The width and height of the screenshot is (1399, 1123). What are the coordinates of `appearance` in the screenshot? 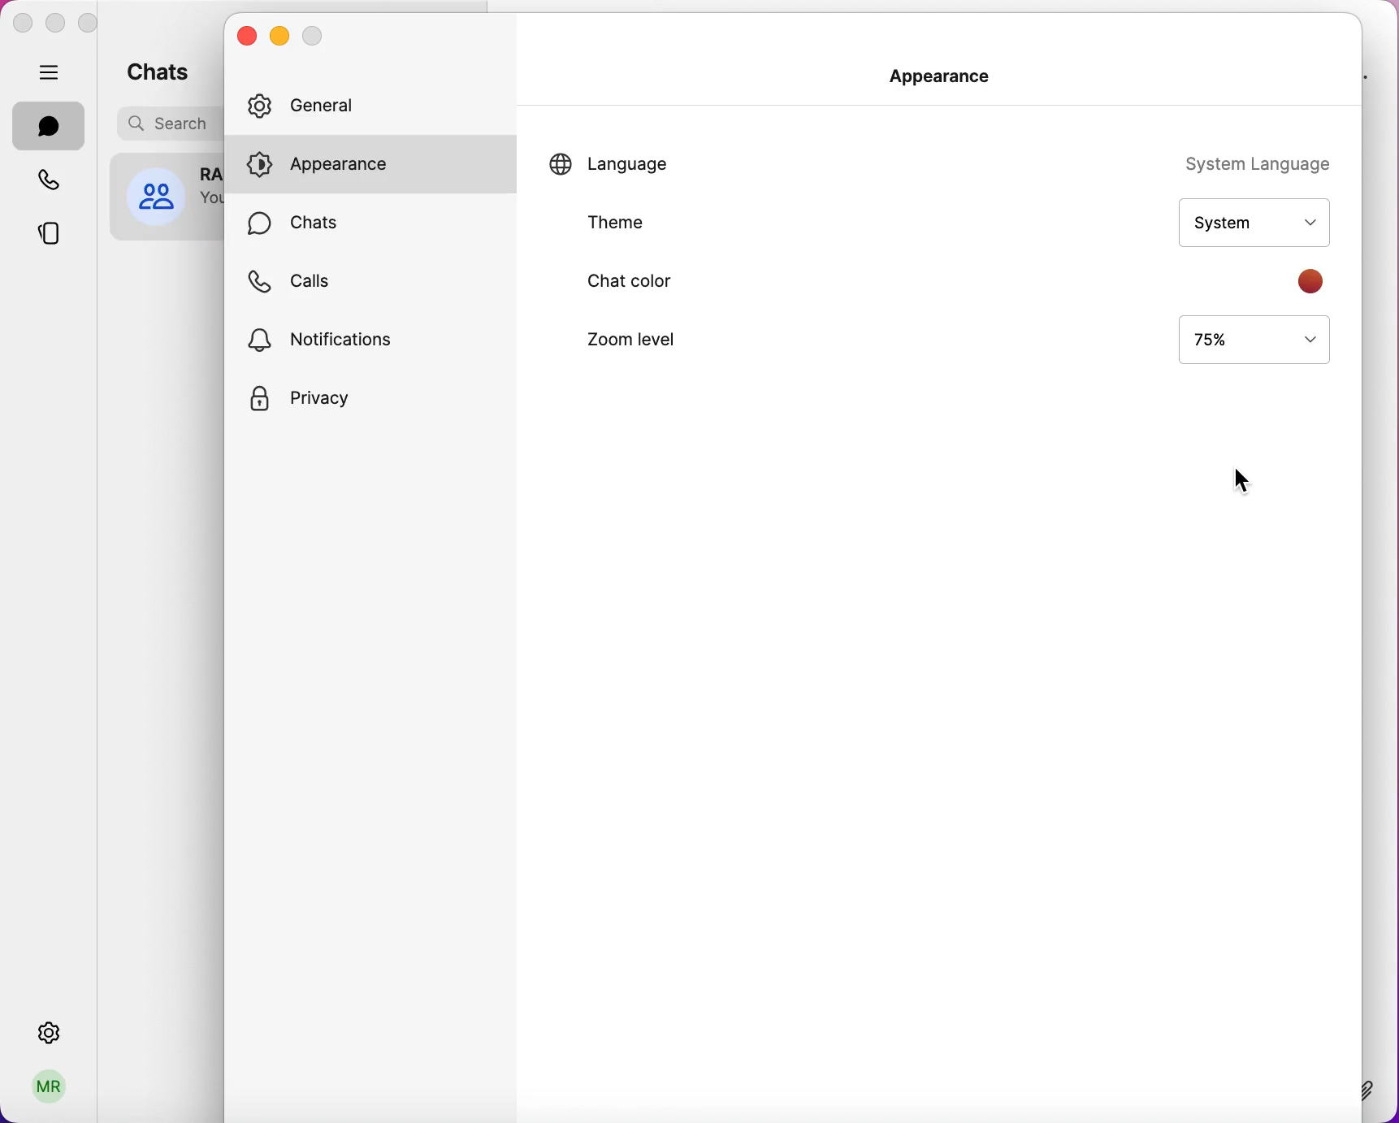 It's located at (945, 76).